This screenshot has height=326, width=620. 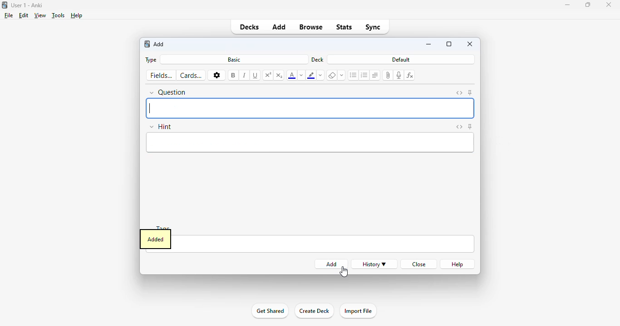 What do you see at coordinates (268, 76) in the screenshot?
I see `superscript` at bounding box center [268, 76].